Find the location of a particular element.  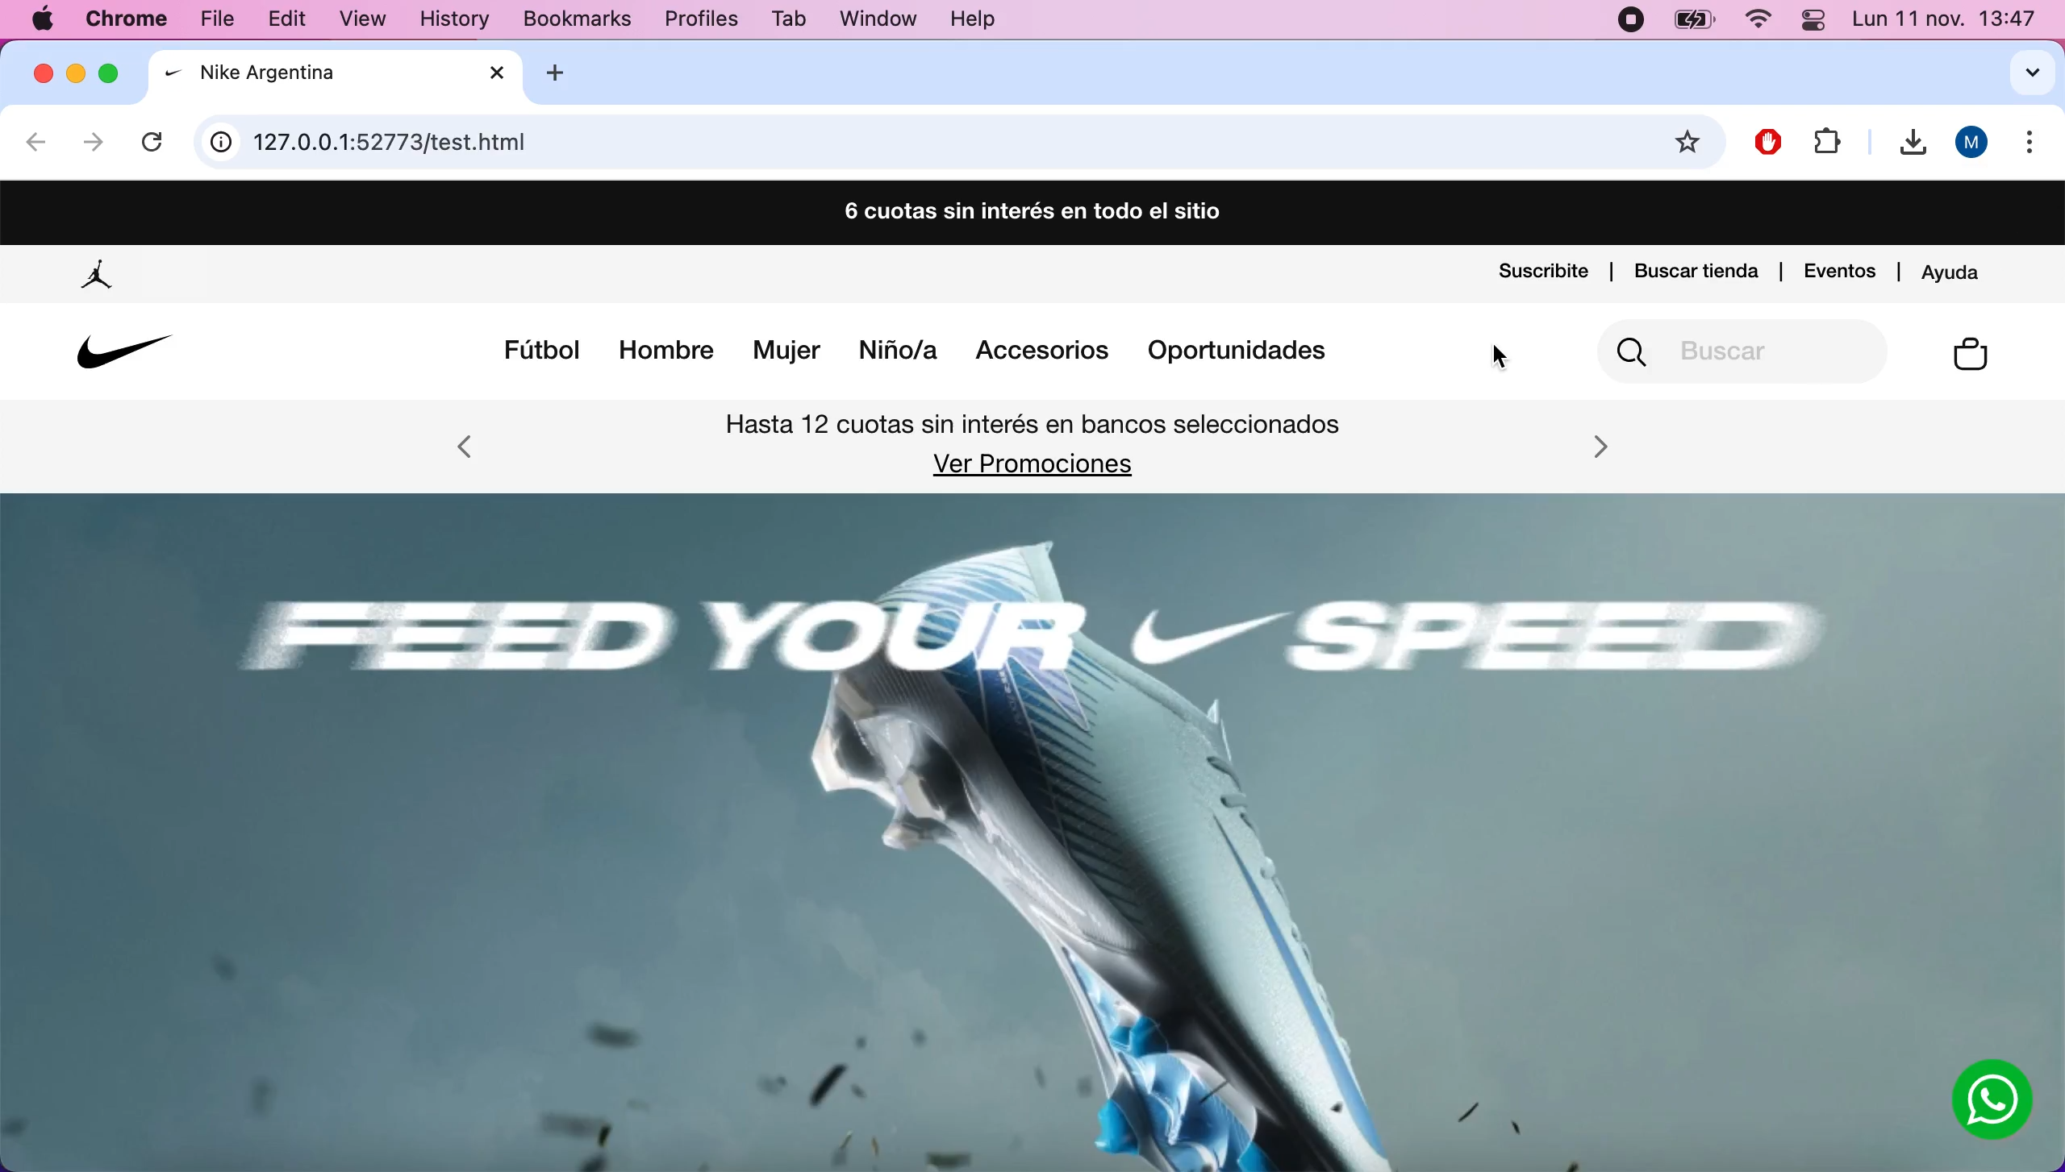

Whats App Chat is located at coordinates (1993, 1102).